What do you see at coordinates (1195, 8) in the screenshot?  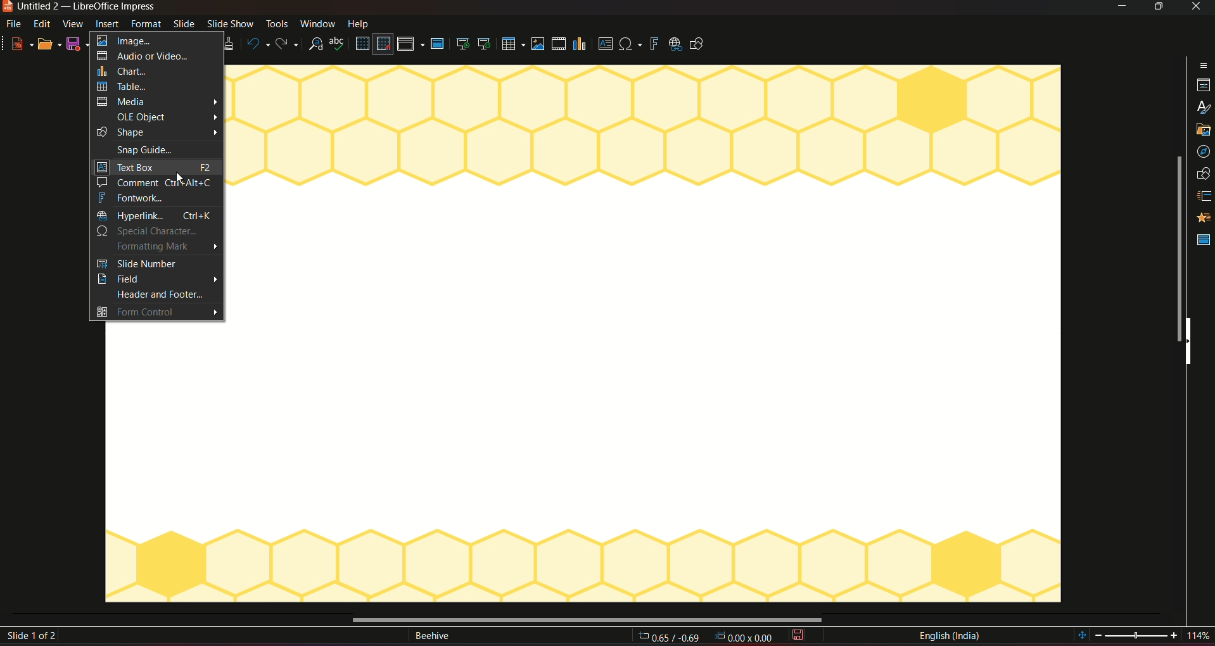 I see `close` at bounding box center [1195, 8].